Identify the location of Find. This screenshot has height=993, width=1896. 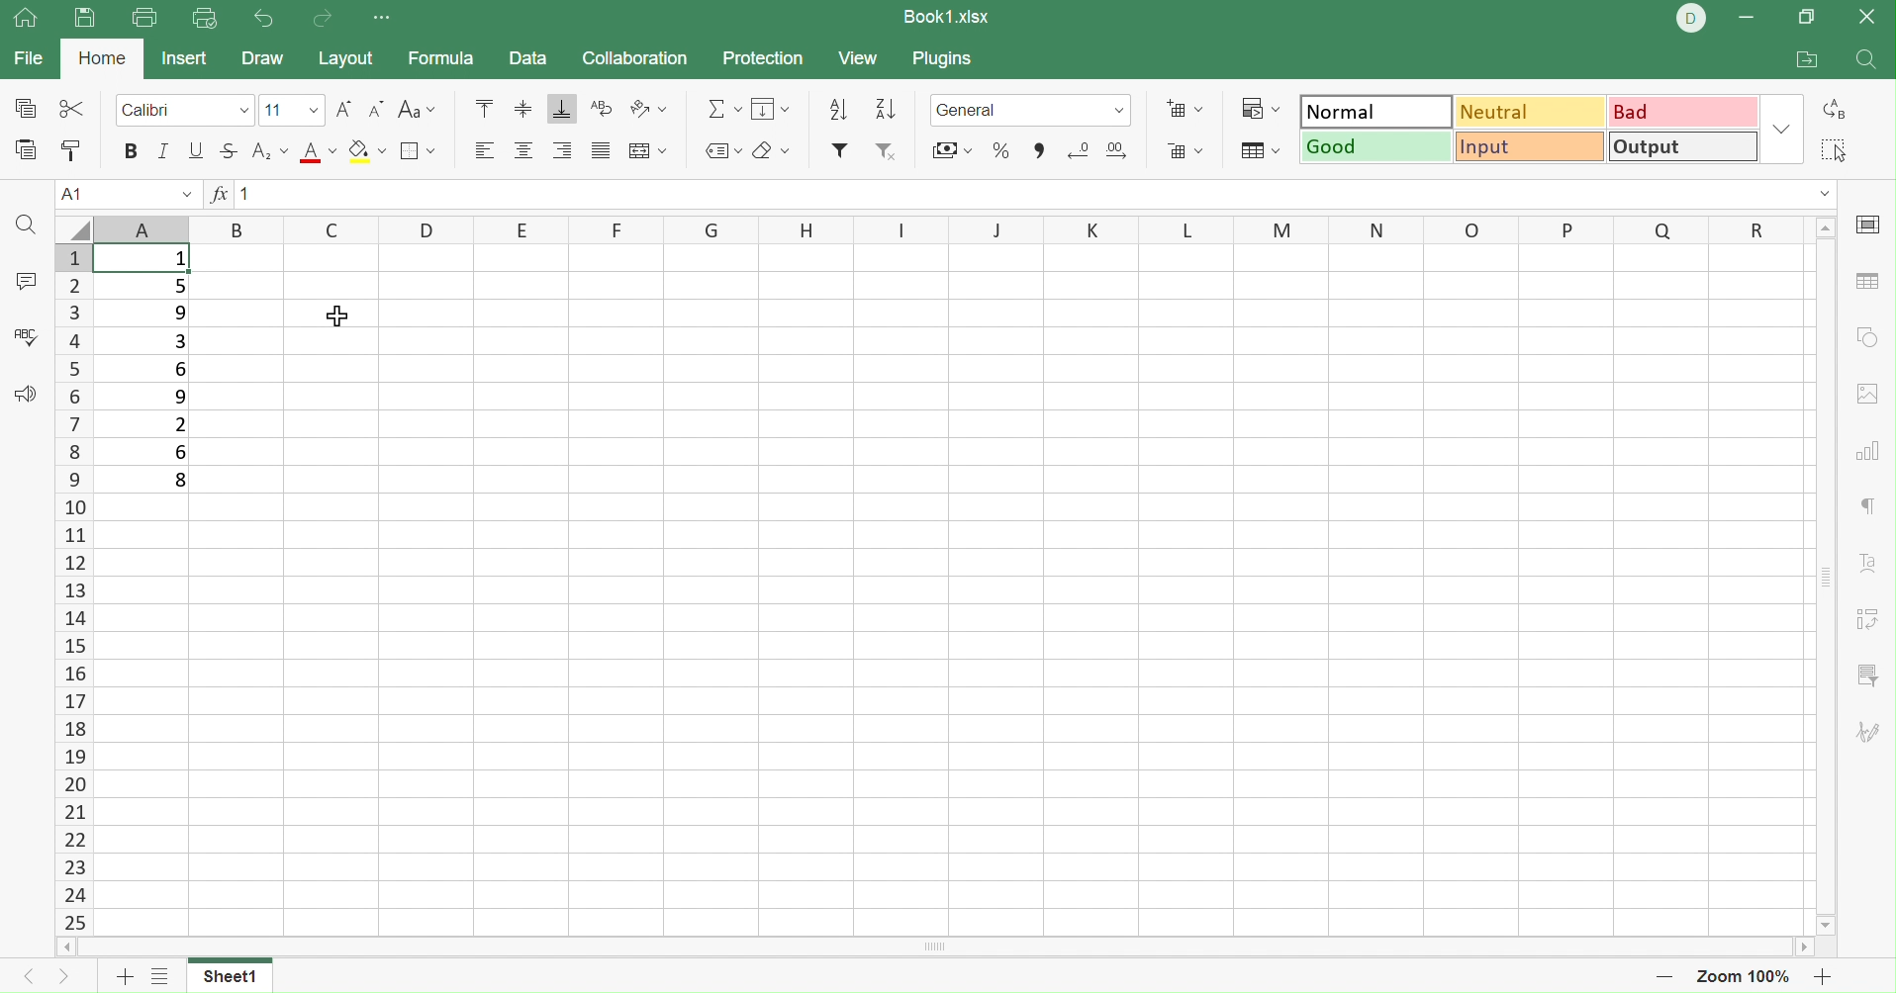
(1867, 61).